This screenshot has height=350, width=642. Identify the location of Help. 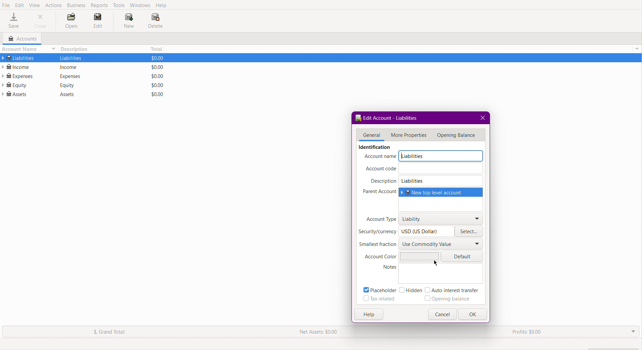
(368, 315).